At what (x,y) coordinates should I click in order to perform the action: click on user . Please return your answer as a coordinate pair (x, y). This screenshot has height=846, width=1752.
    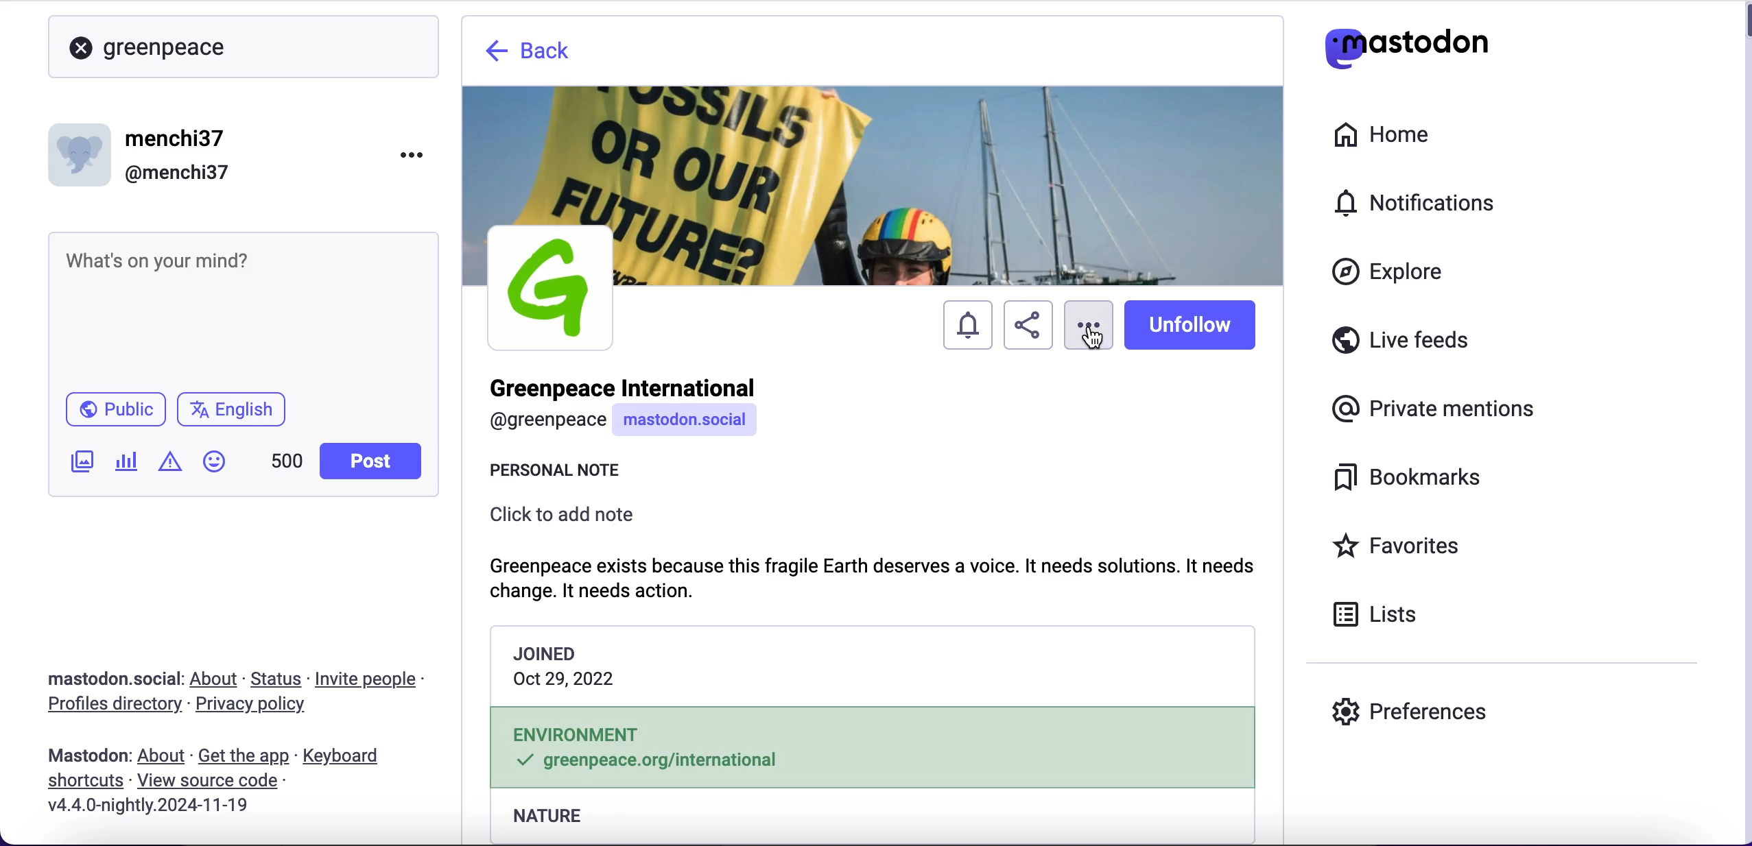
    Looking at the image, I should click on (641, 409).